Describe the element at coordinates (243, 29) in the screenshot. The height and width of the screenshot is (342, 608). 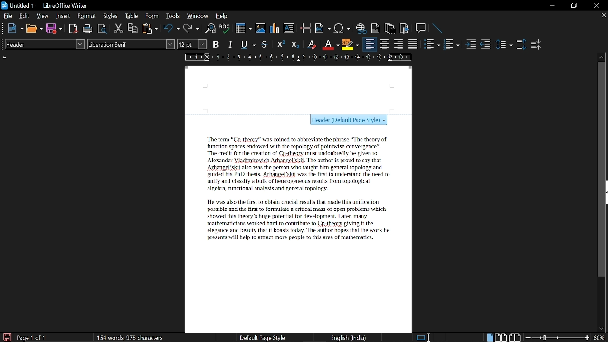
I see `Insert table` at that location.